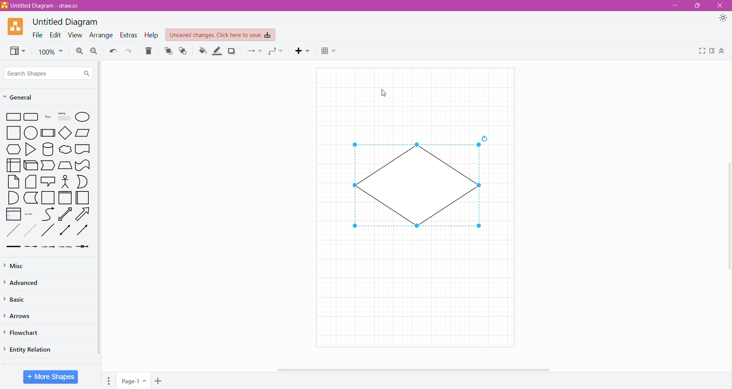  Describe the element at coordinates (31, 117) in the screenshot. I see `Rounded Rectangle` at that location.